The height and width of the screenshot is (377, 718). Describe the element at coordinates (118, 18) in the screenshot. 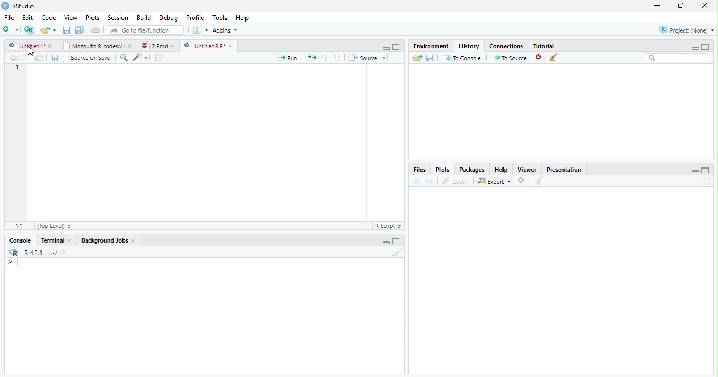

I see `Session` at that location.